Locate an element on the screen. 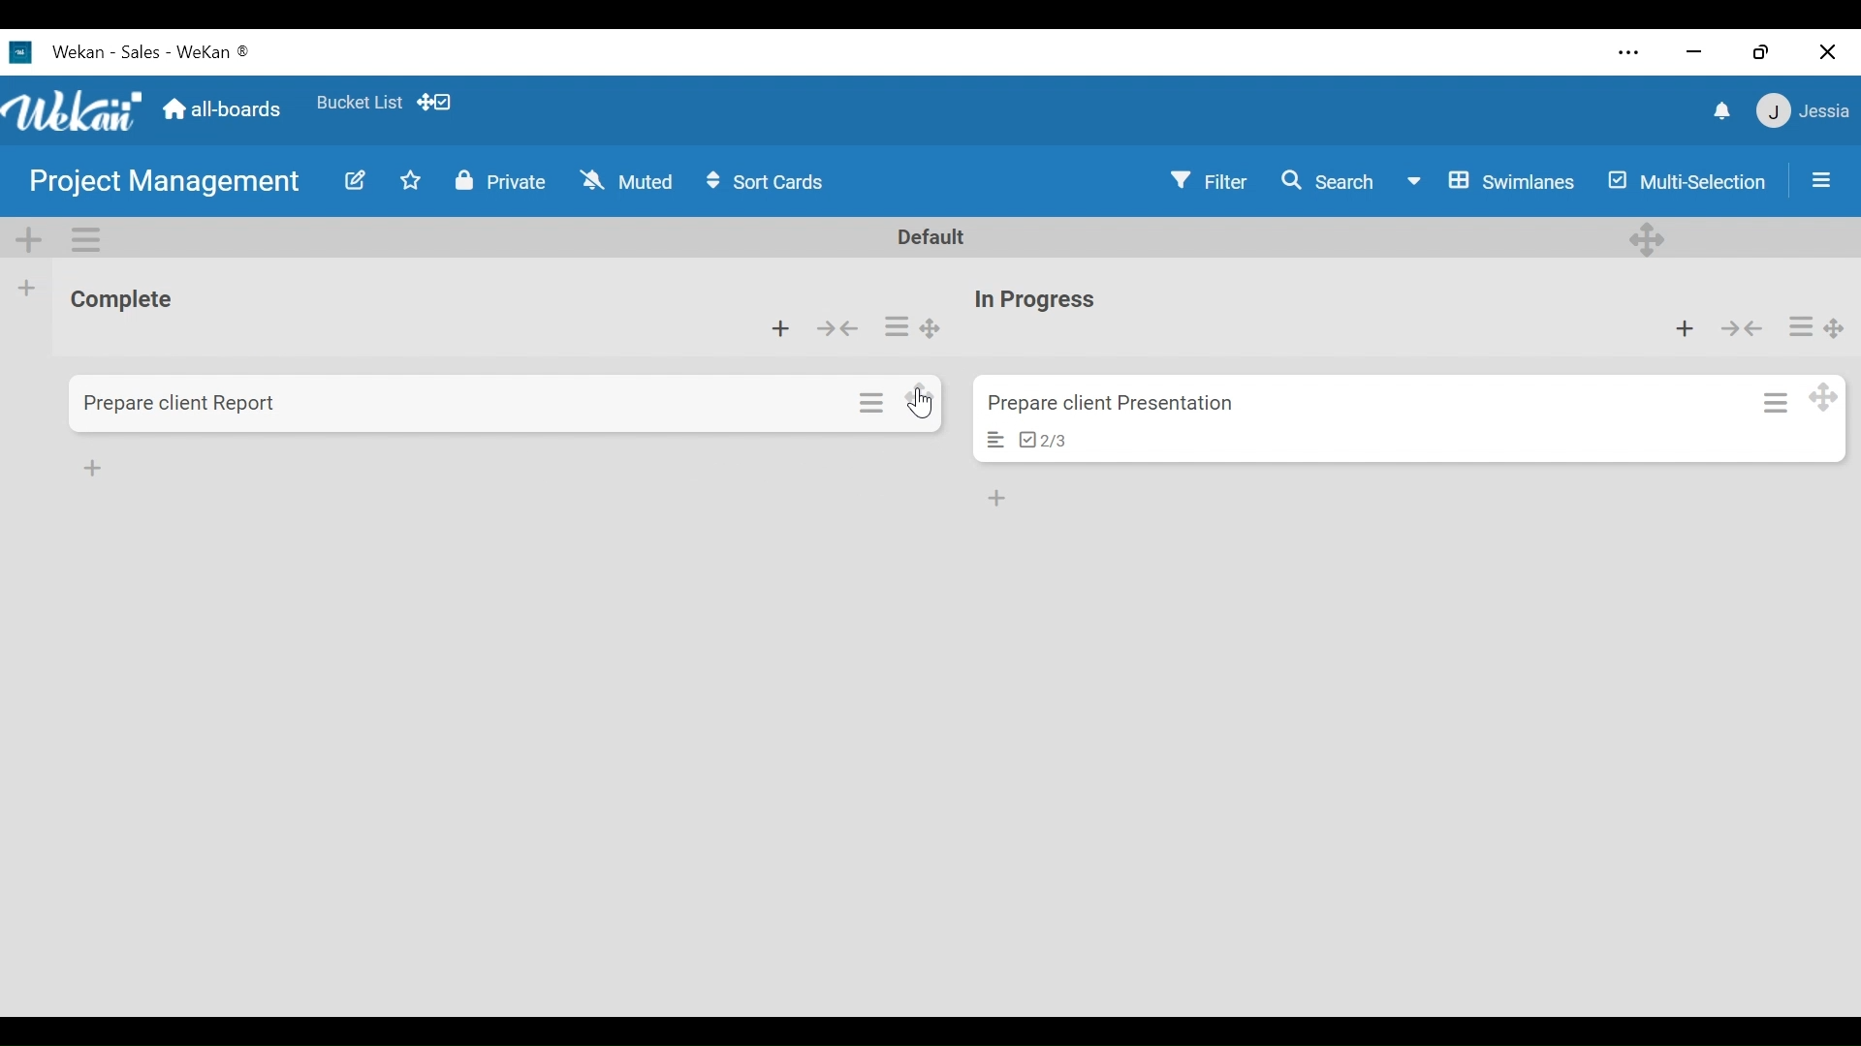 The image size is (1861, 1046). Board View is located at coordinates (1492, 183).